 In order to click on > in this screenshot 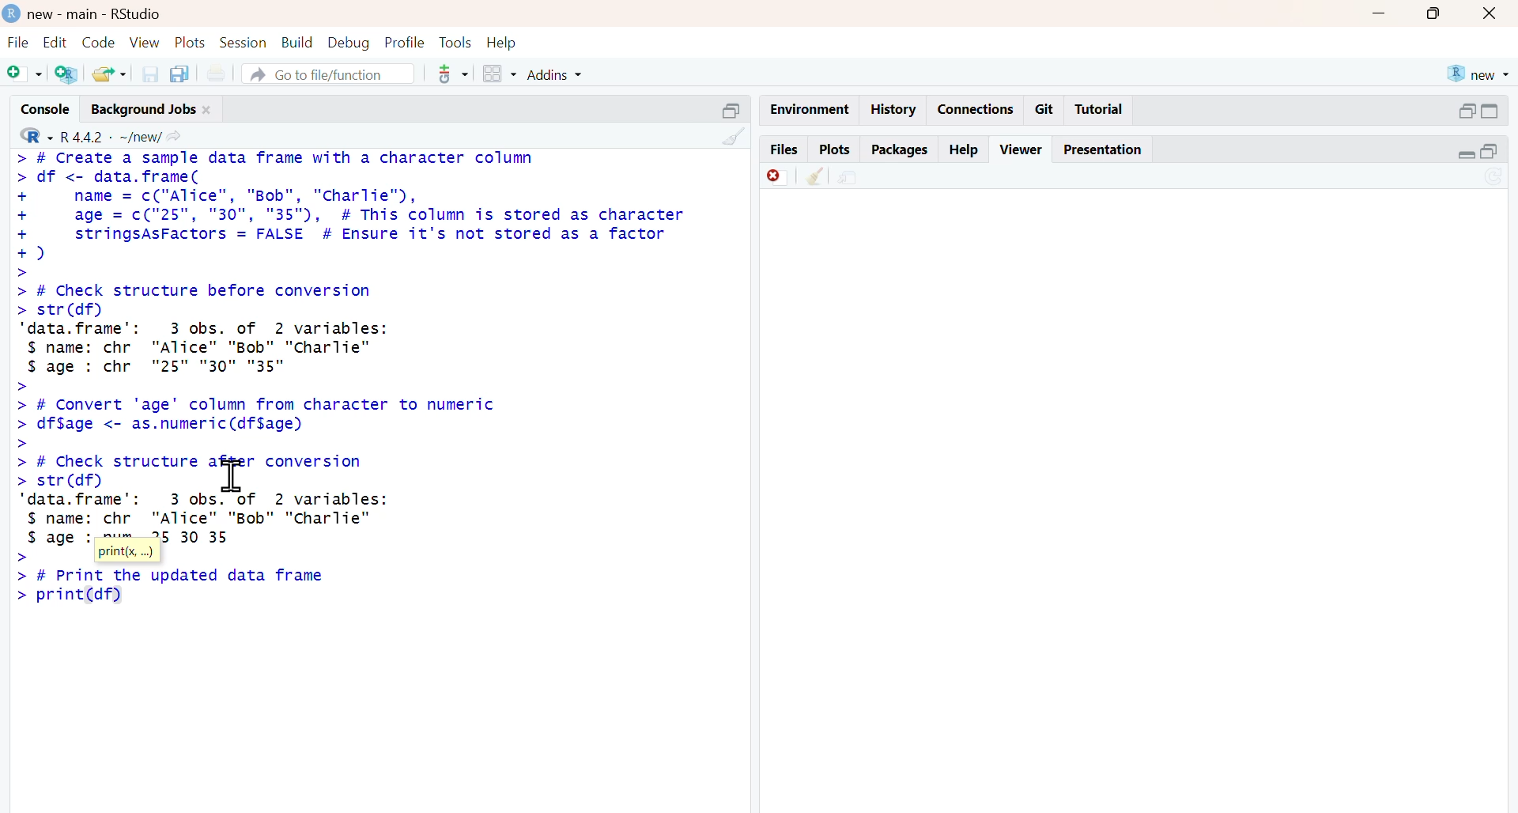, I will do `click(19, 557)`.